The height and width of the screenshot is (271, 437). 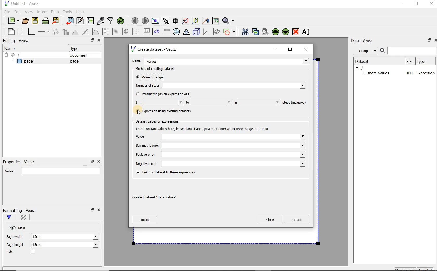 I want to click on restore down, so click(x=428, y=41).